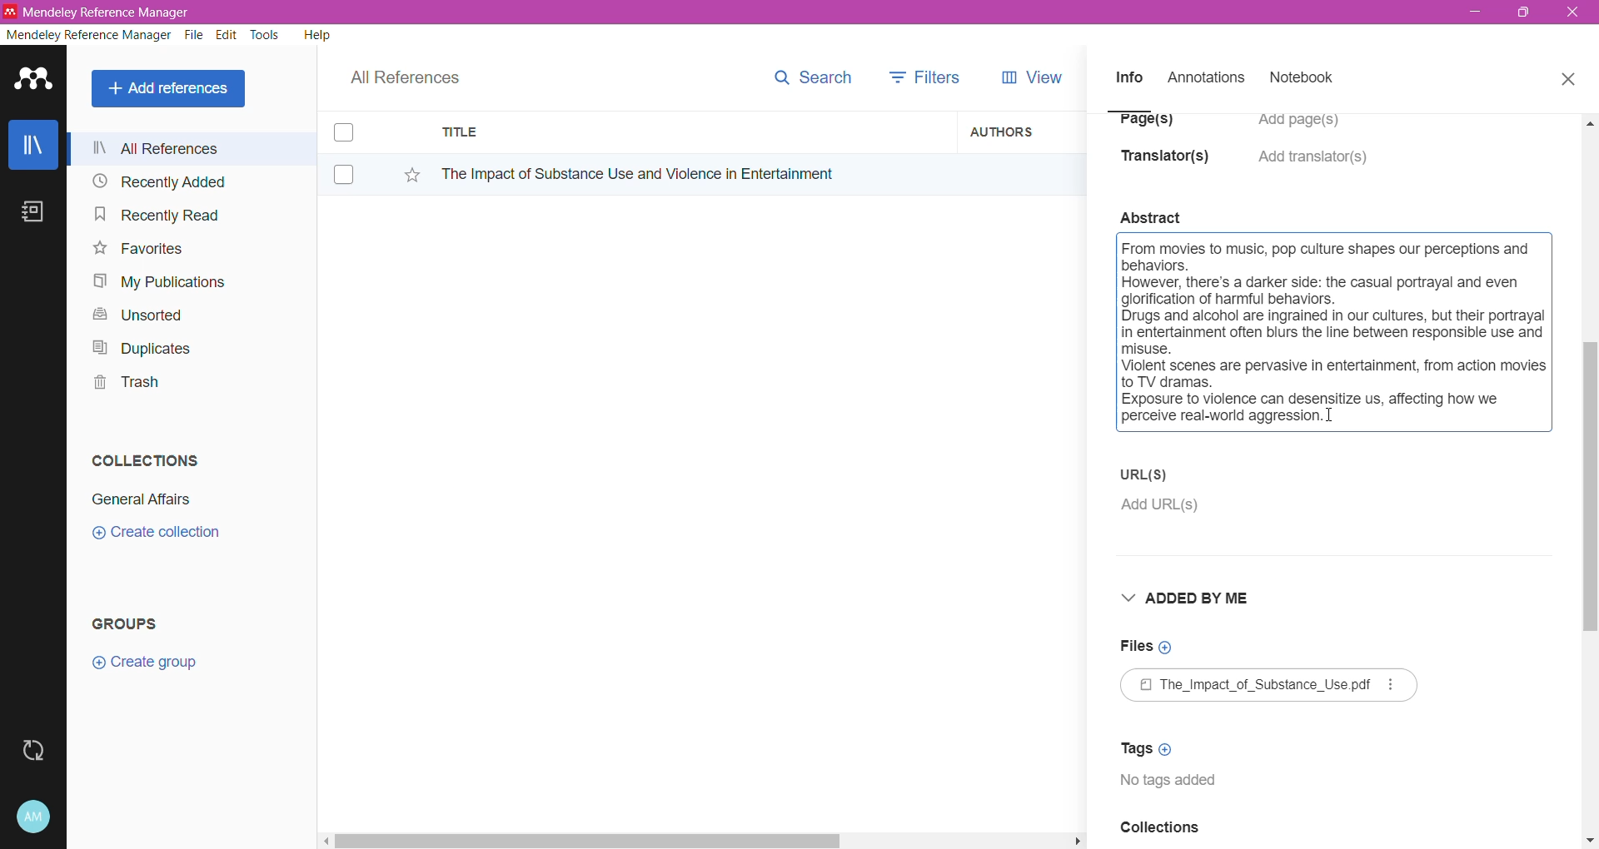 Image resolution: width=1599 pixels, height=849 pixels. Describe the element at coordinates (1144, 126) in the screenshot. I see `Page(s)` at that location.